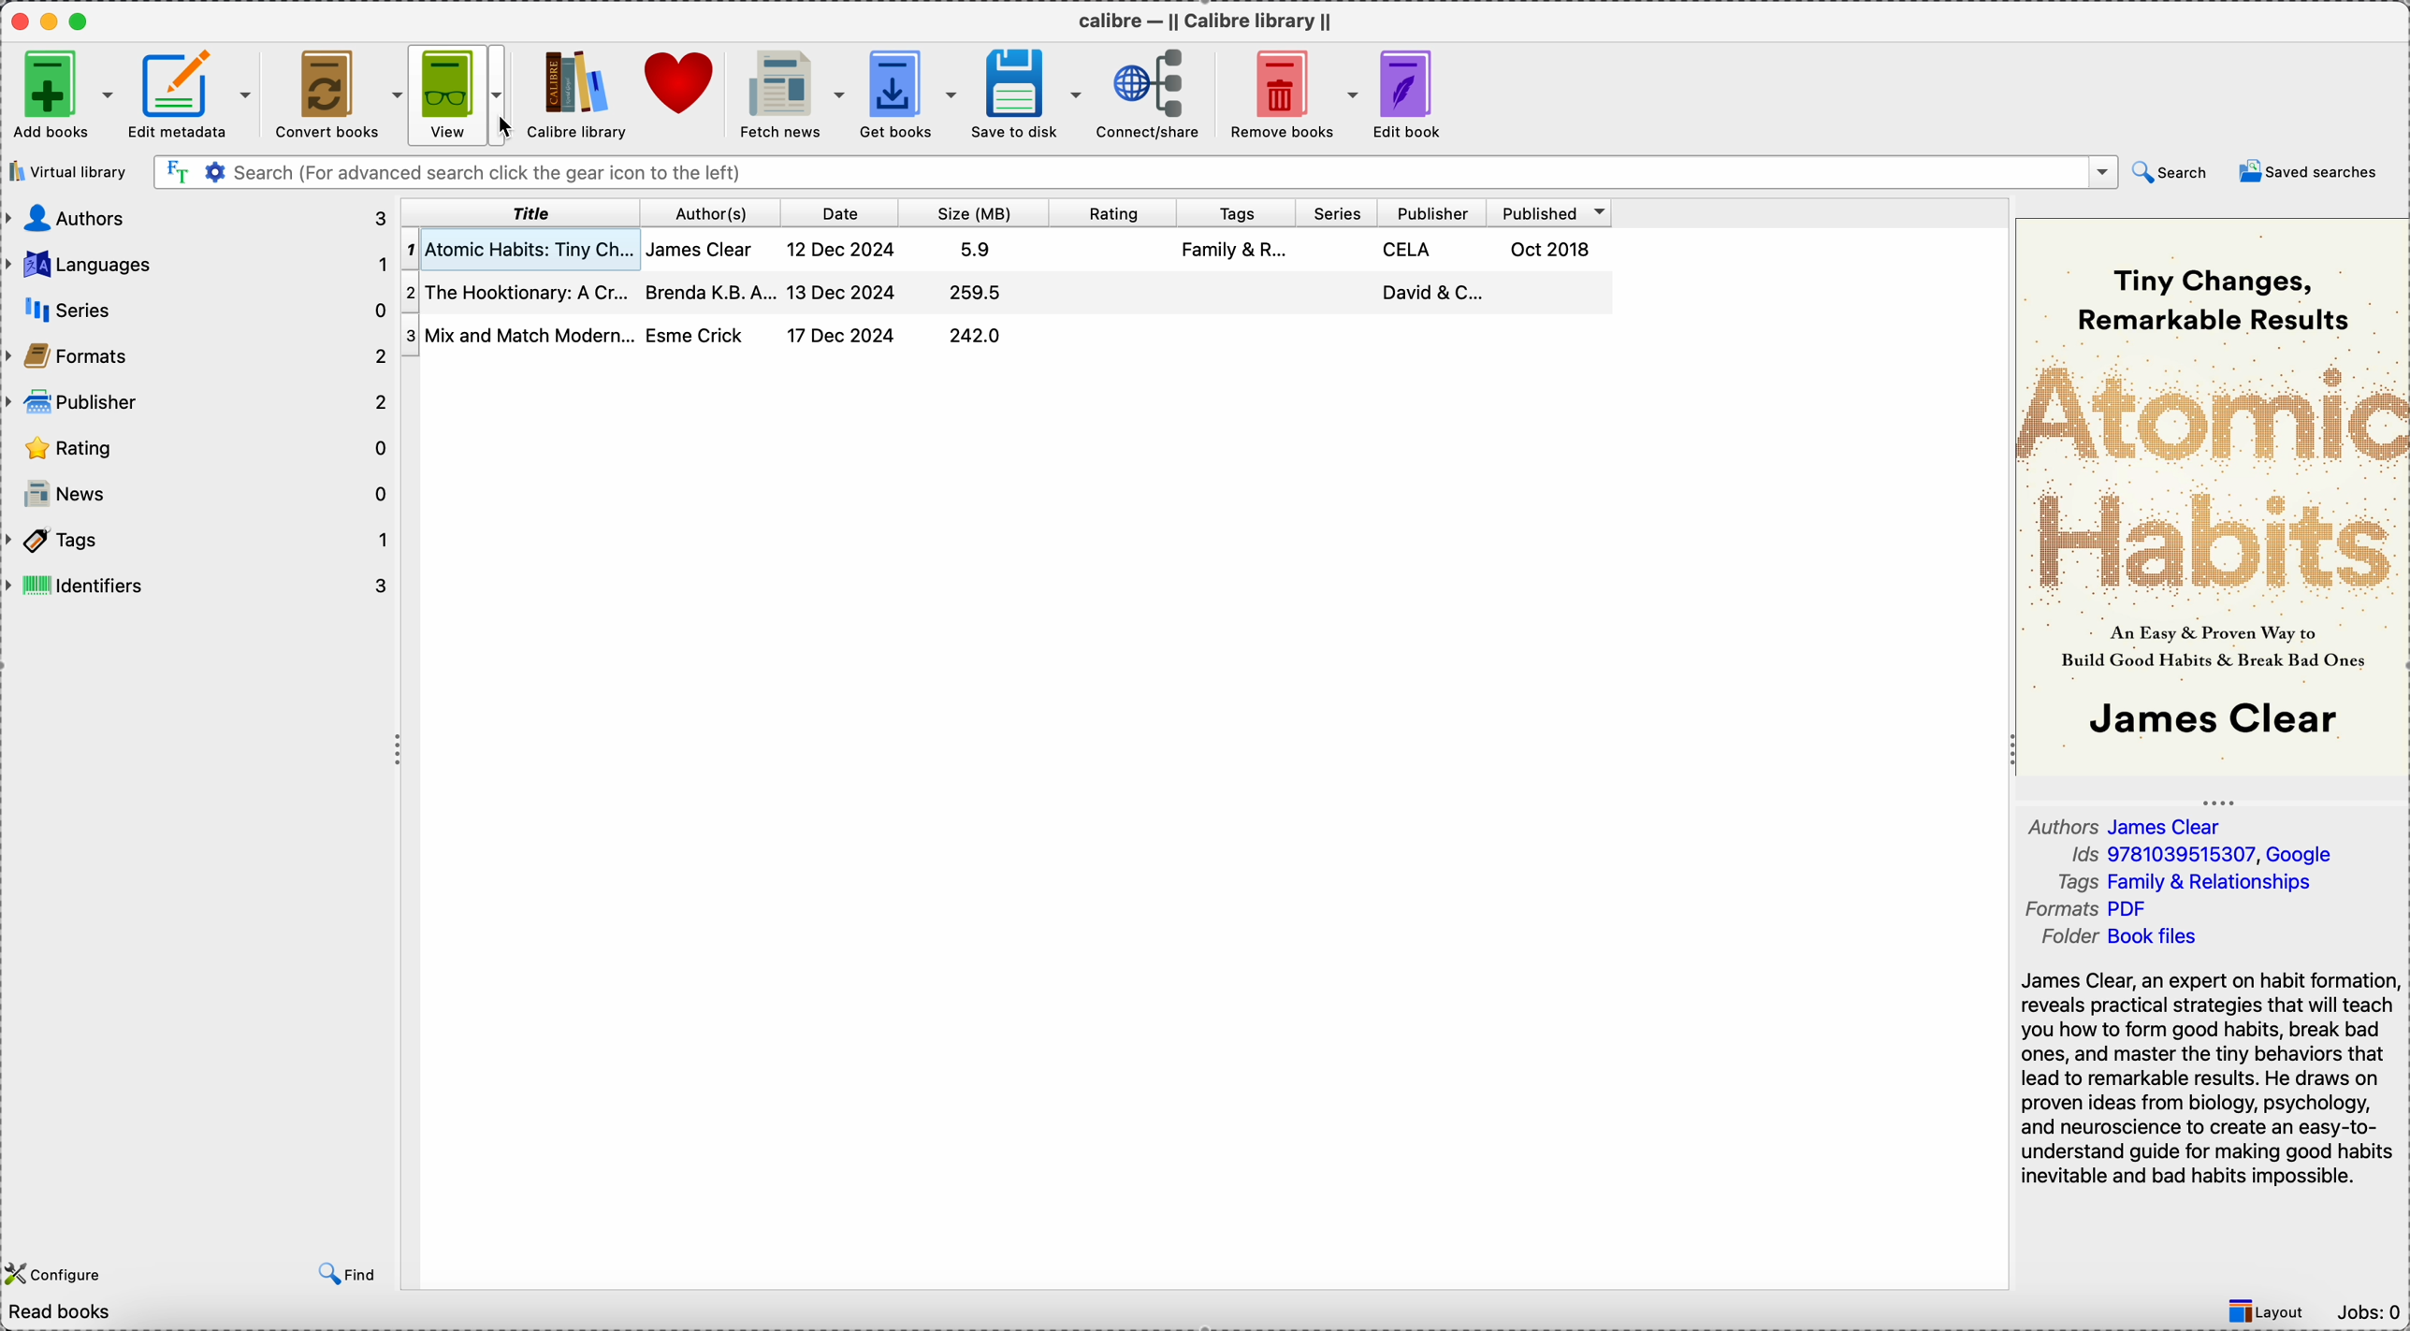 Image resolution: width=2410 pixels, height=1331 pixels. I want to click on get books, so click(907, 95).